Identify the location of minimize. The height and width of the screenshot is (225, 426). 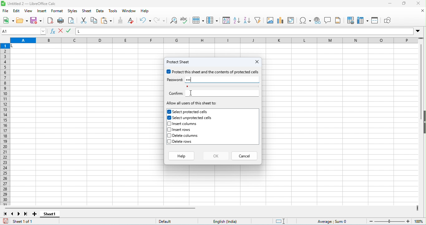
(390, 4).